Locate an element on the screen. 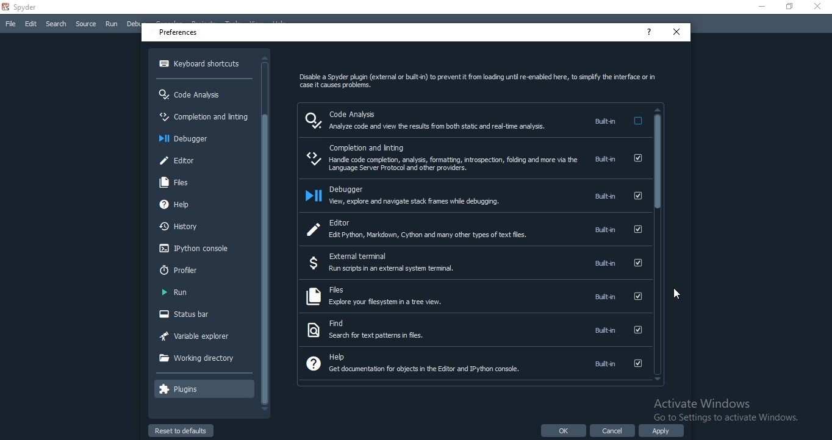  files is located at coordinates (472, 297).